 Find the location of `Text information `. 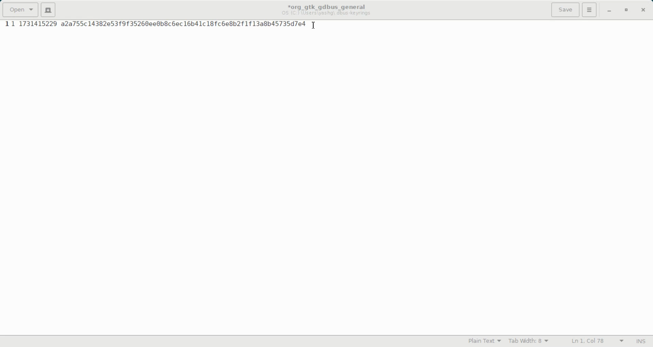

Text information  is located at coordinates (326, 10).